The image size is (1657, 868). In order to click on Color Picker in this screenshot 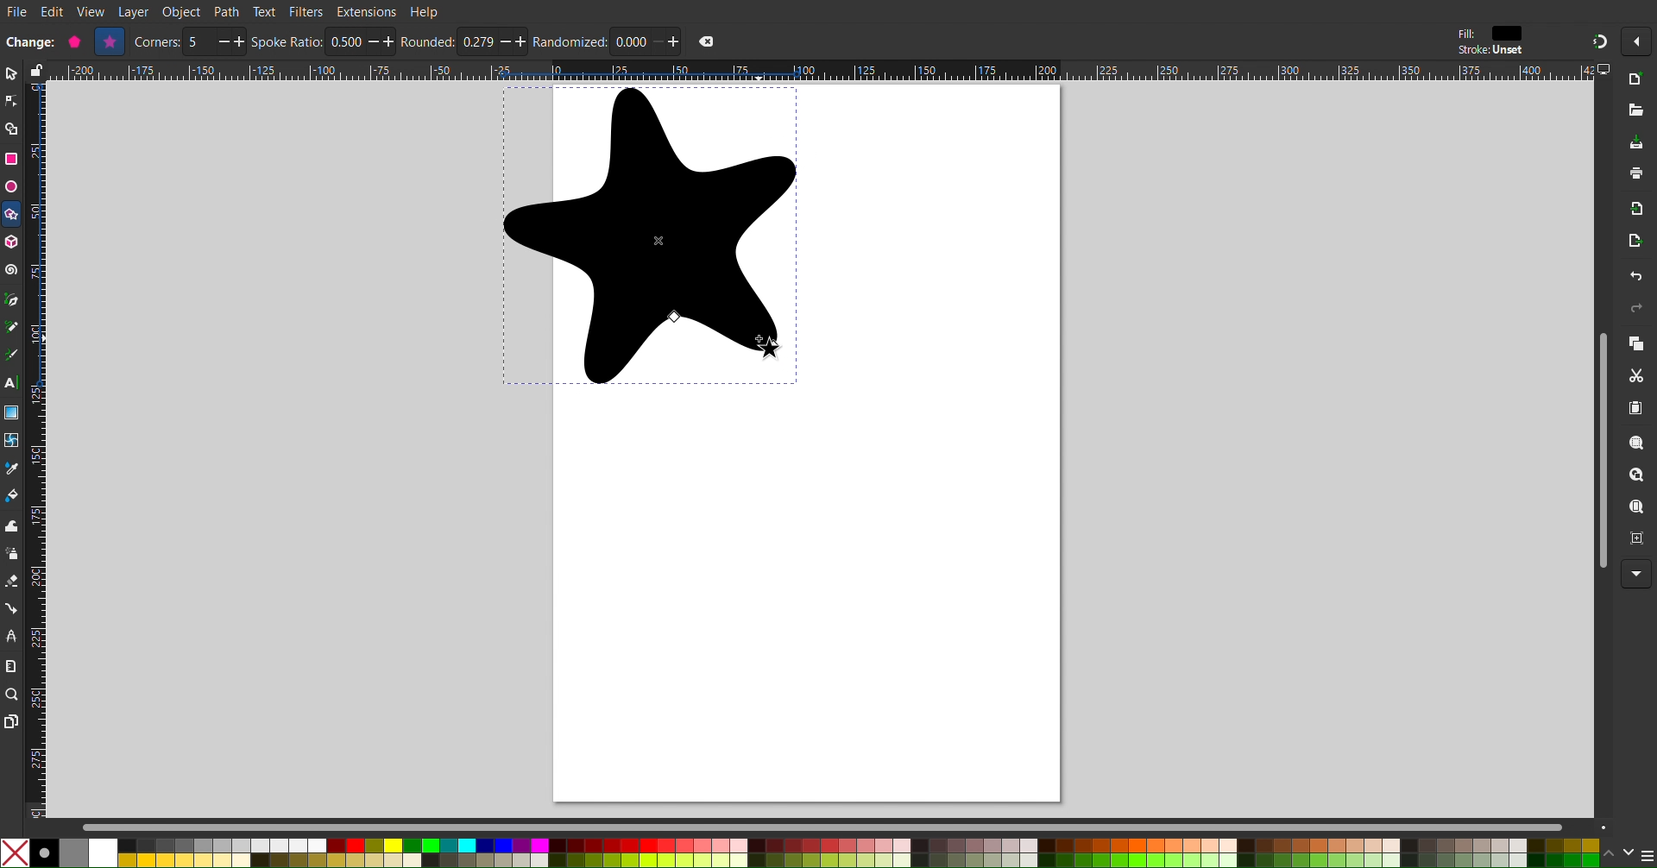, I will do `click(12, 470)`.